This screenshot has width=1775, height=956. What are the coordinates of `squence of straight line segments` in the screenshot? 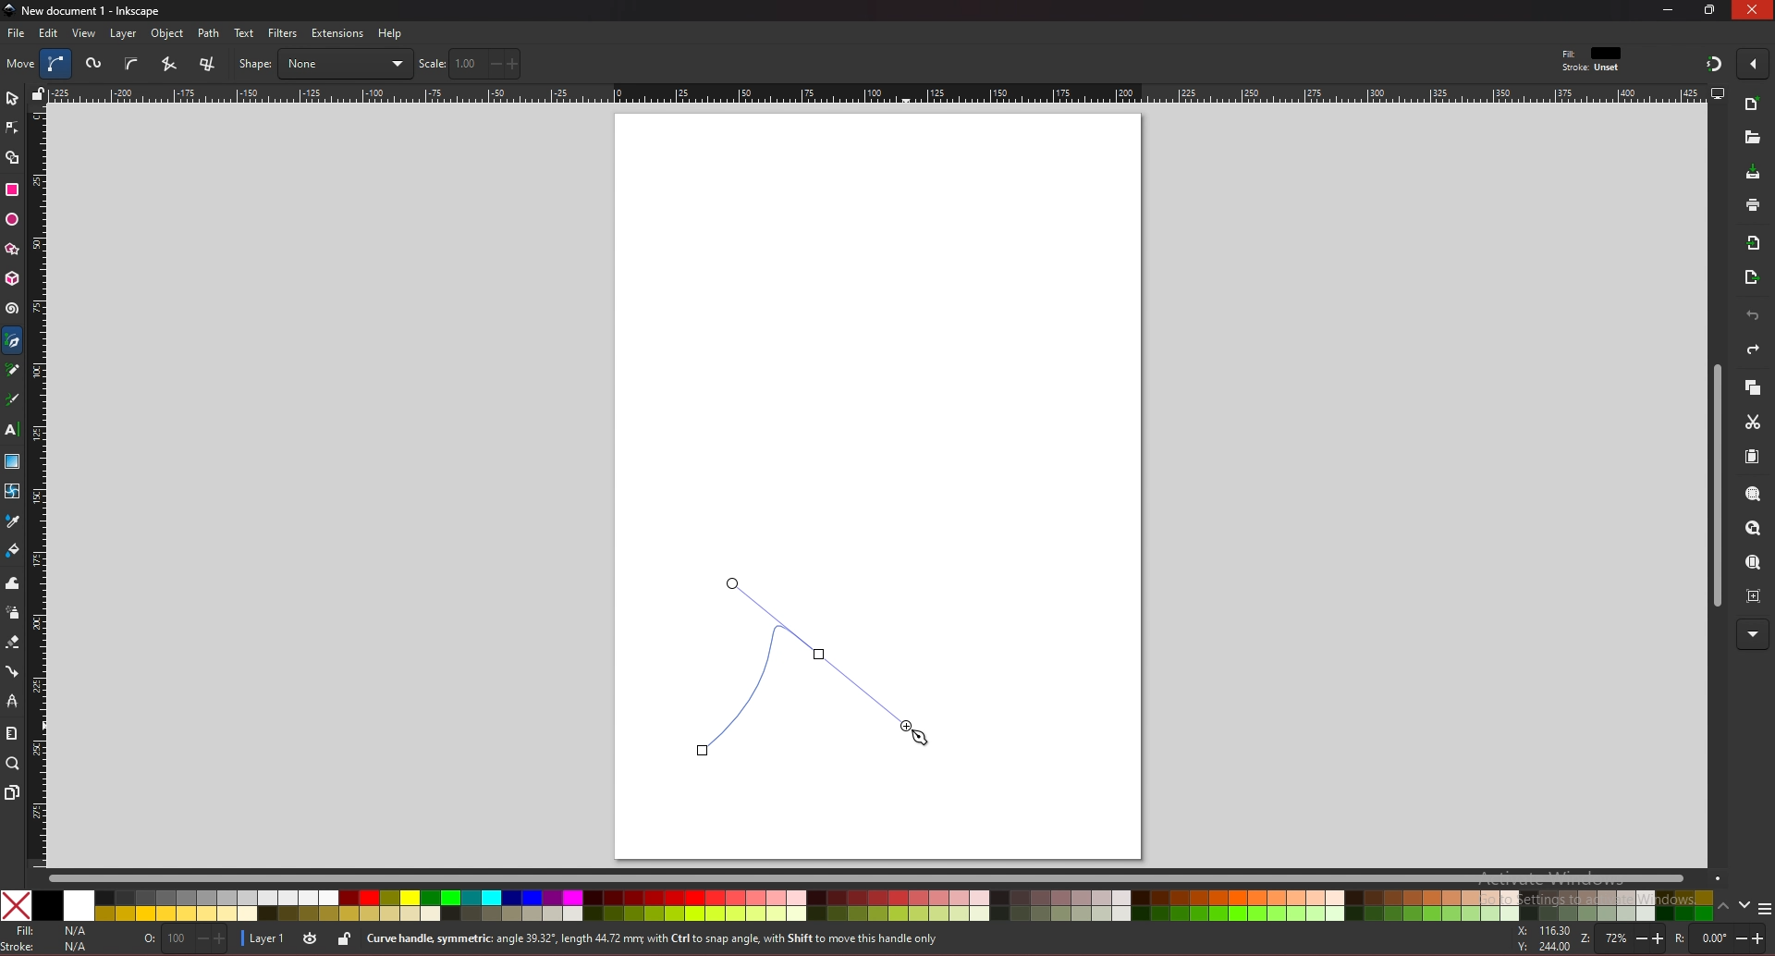 It's located at (168, 64).